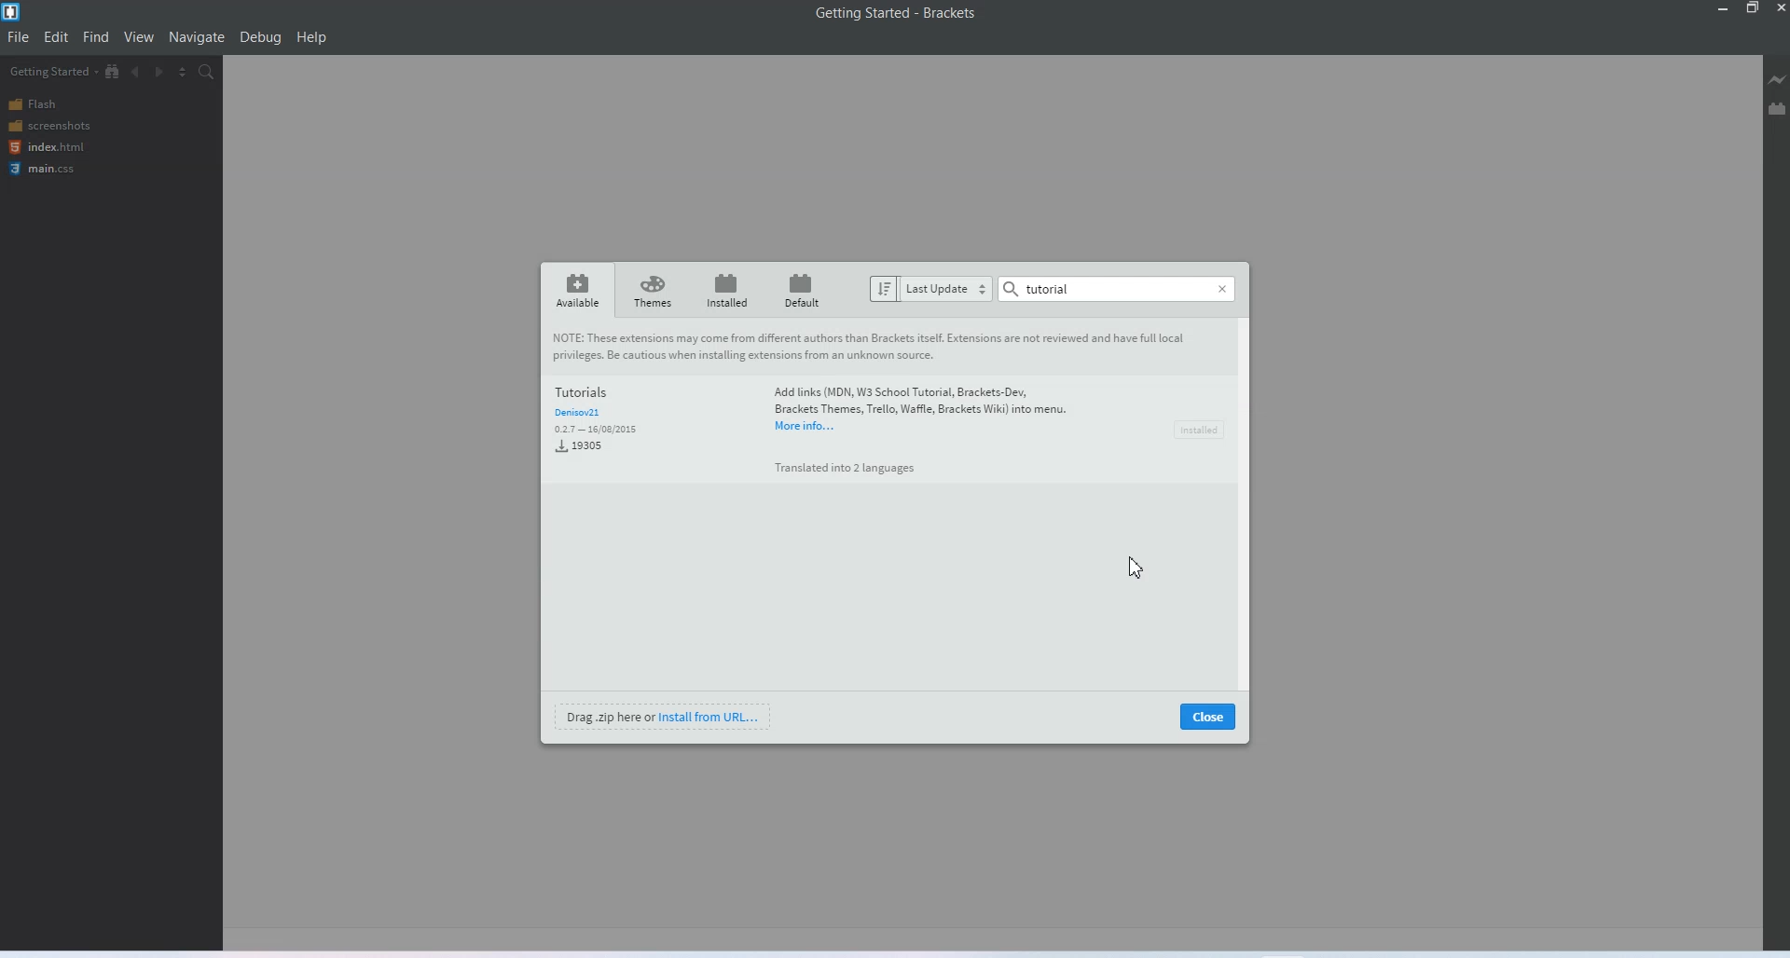 The image size is (1790, 958). What do you see at coordinates (261, 38) in the screenshot?
I see `Debug` at bounding box center [261, 38].